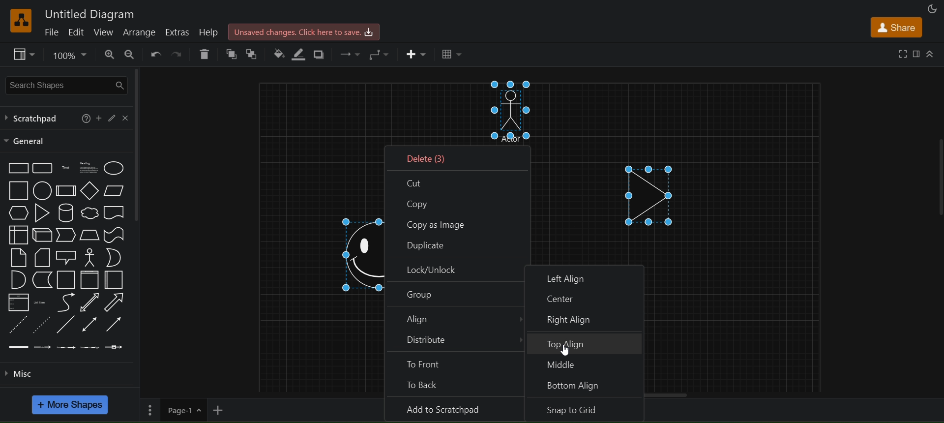 The width and height of the screenshot is (944, 423). Describe the element at coordinates (112, 257) in the screenshot. I see `or` at that location.